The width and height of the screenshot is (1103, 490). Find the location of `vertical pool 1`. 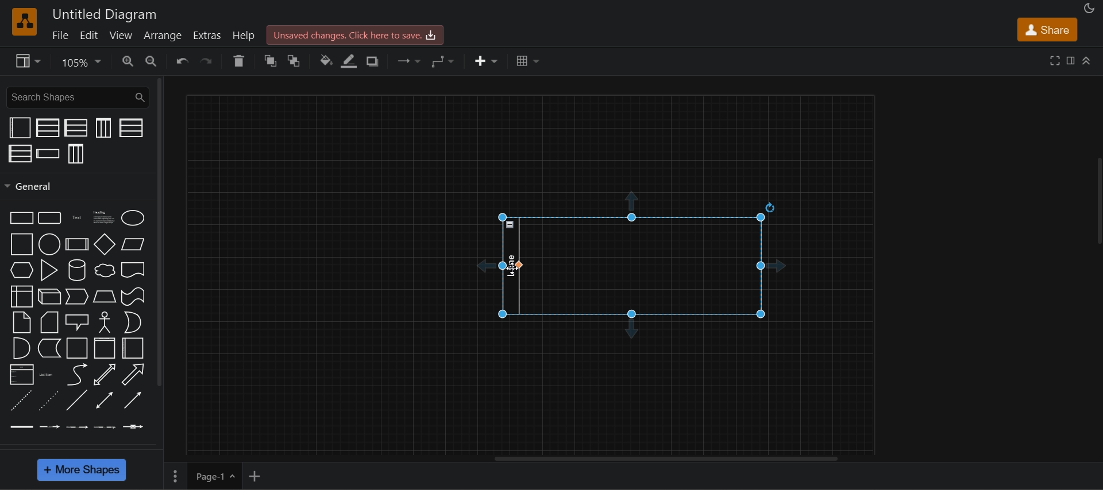

vertical pool 1 is located at coordinates (102, 128).